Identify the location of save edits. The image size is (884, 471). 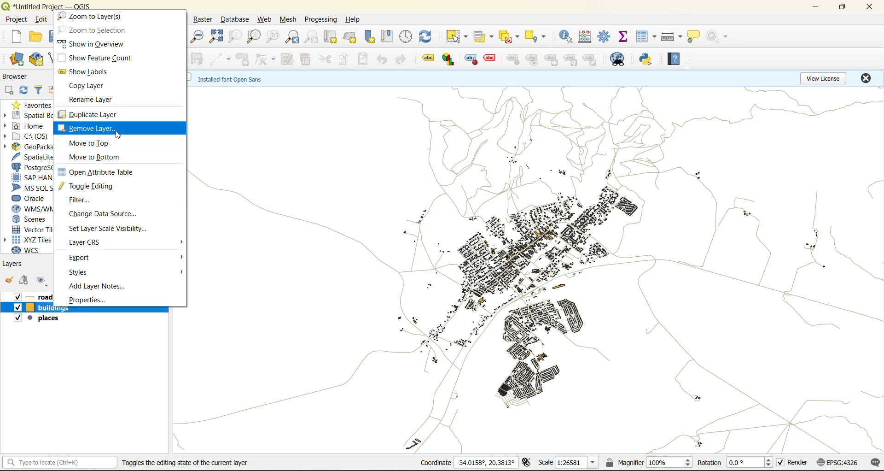
(198, 60).